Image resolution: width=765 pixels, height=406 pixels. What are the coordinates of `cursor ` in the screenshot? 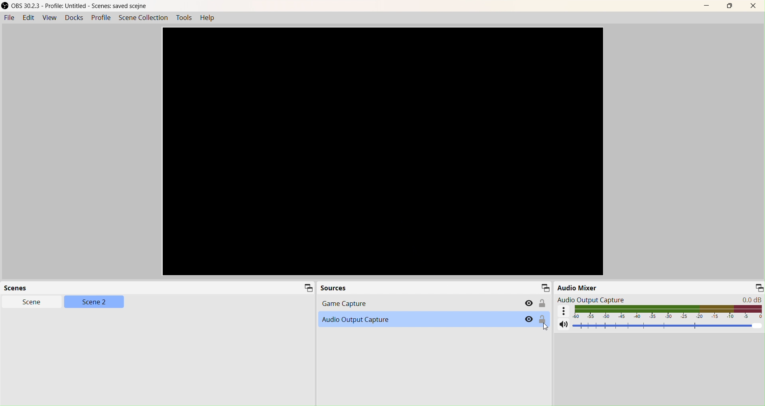 It's located at (542, 327).